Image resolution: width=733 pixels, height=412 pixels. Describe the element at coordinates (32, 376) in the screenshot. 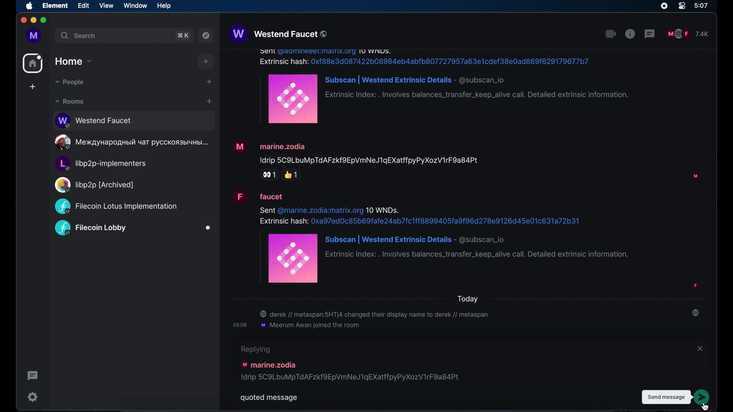

I see `thread activity` at that location.